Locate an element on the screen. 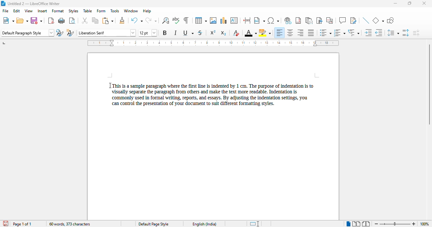 The width and height of the screenshot is (432, 227). edit is located at coordinates (17, 11).